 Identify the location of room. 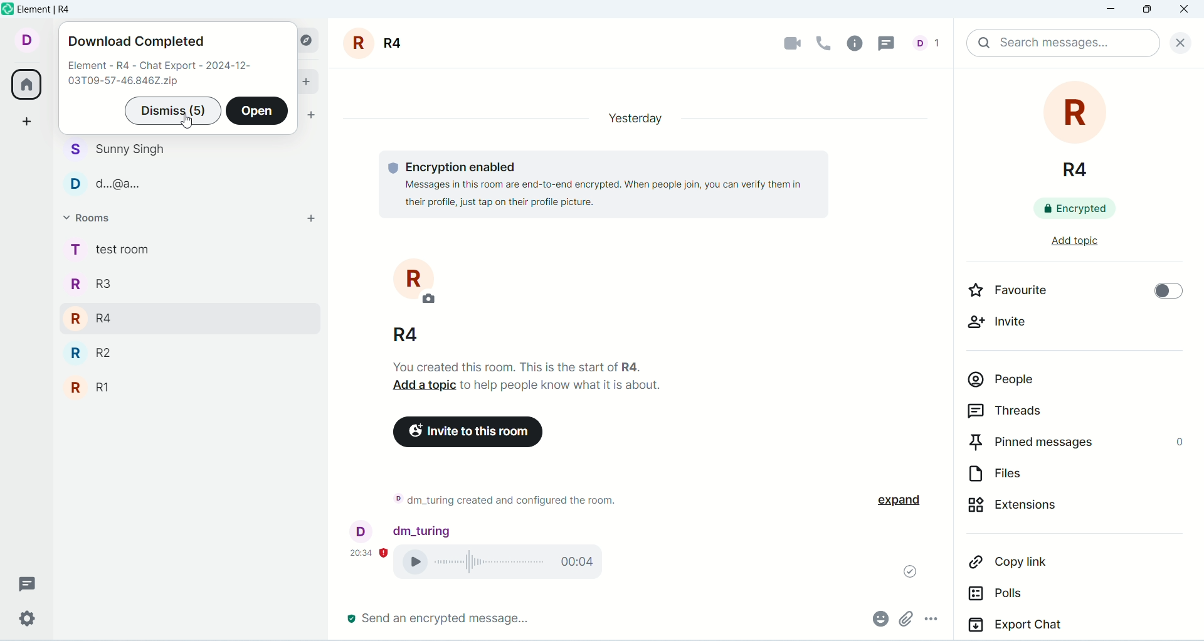
(404, 300).